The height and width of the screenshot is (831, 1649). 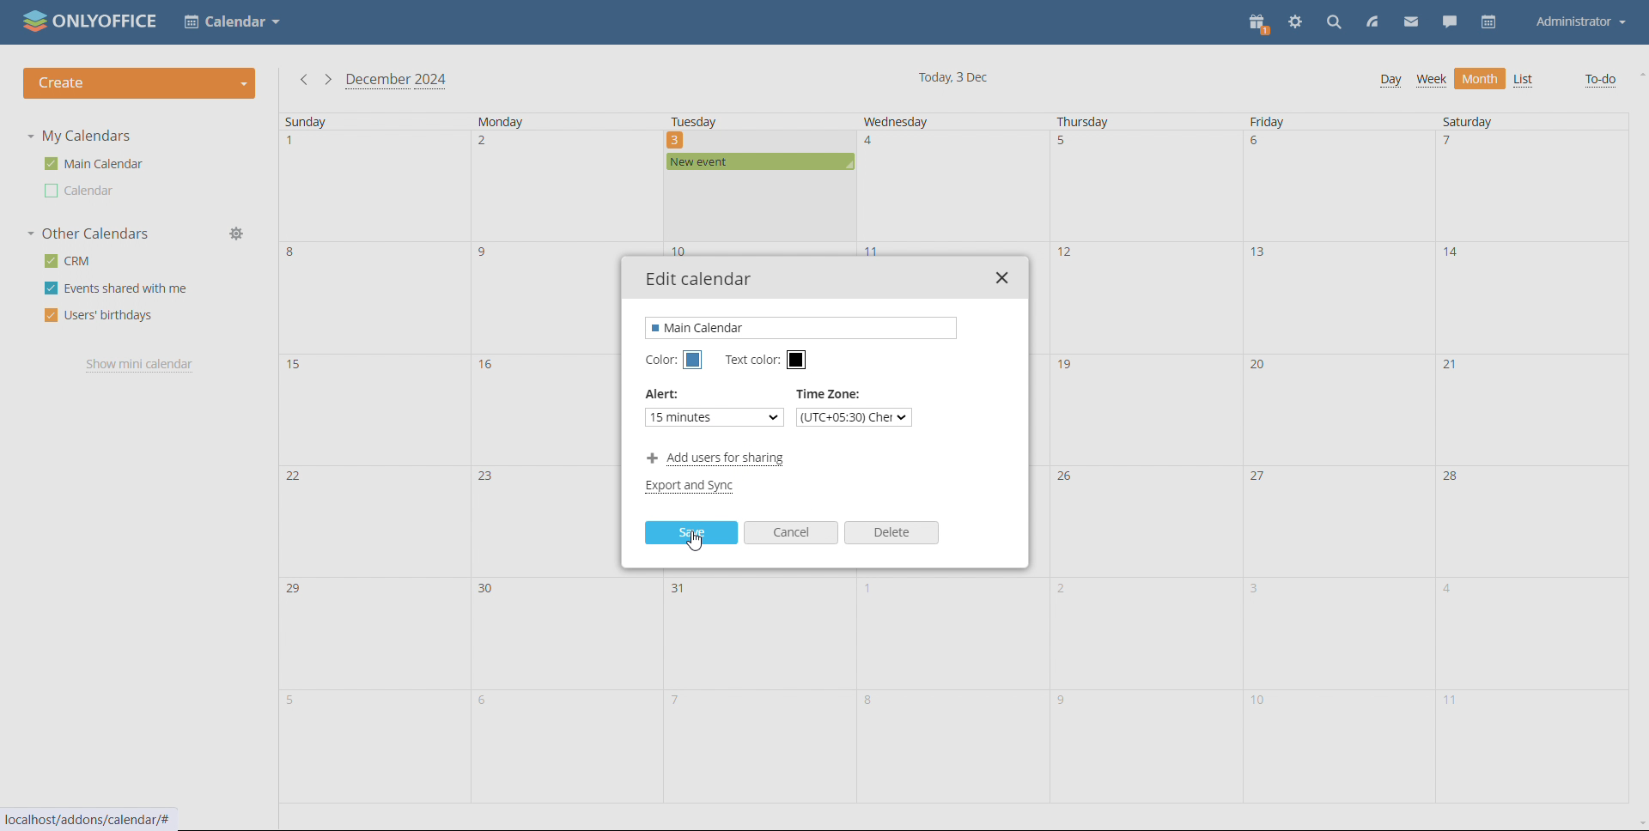 What do you see at coordinates (66, 261) in the screenshot?
I see `crm` at bounding box center [66, 261].